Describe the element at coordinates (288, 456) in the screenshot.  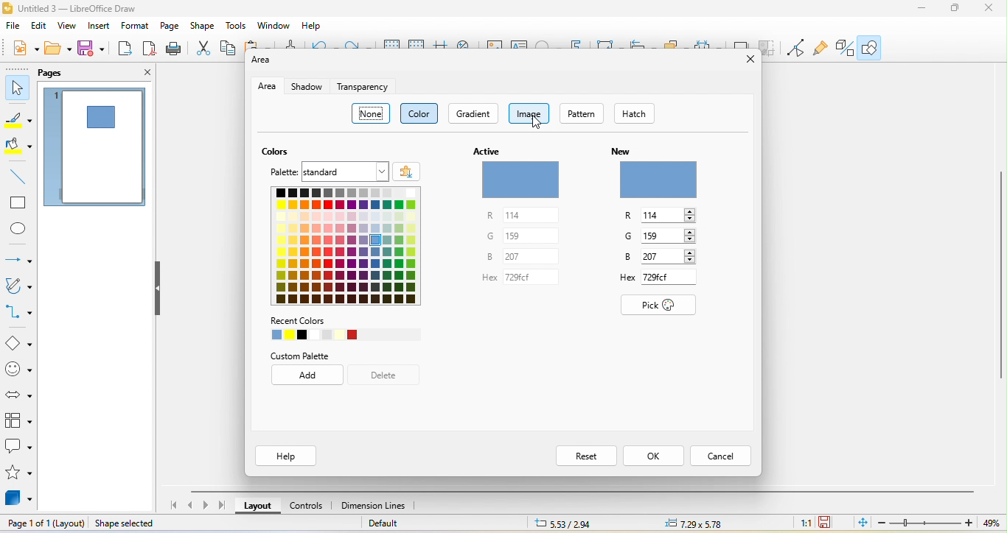
I see `help` at that location.